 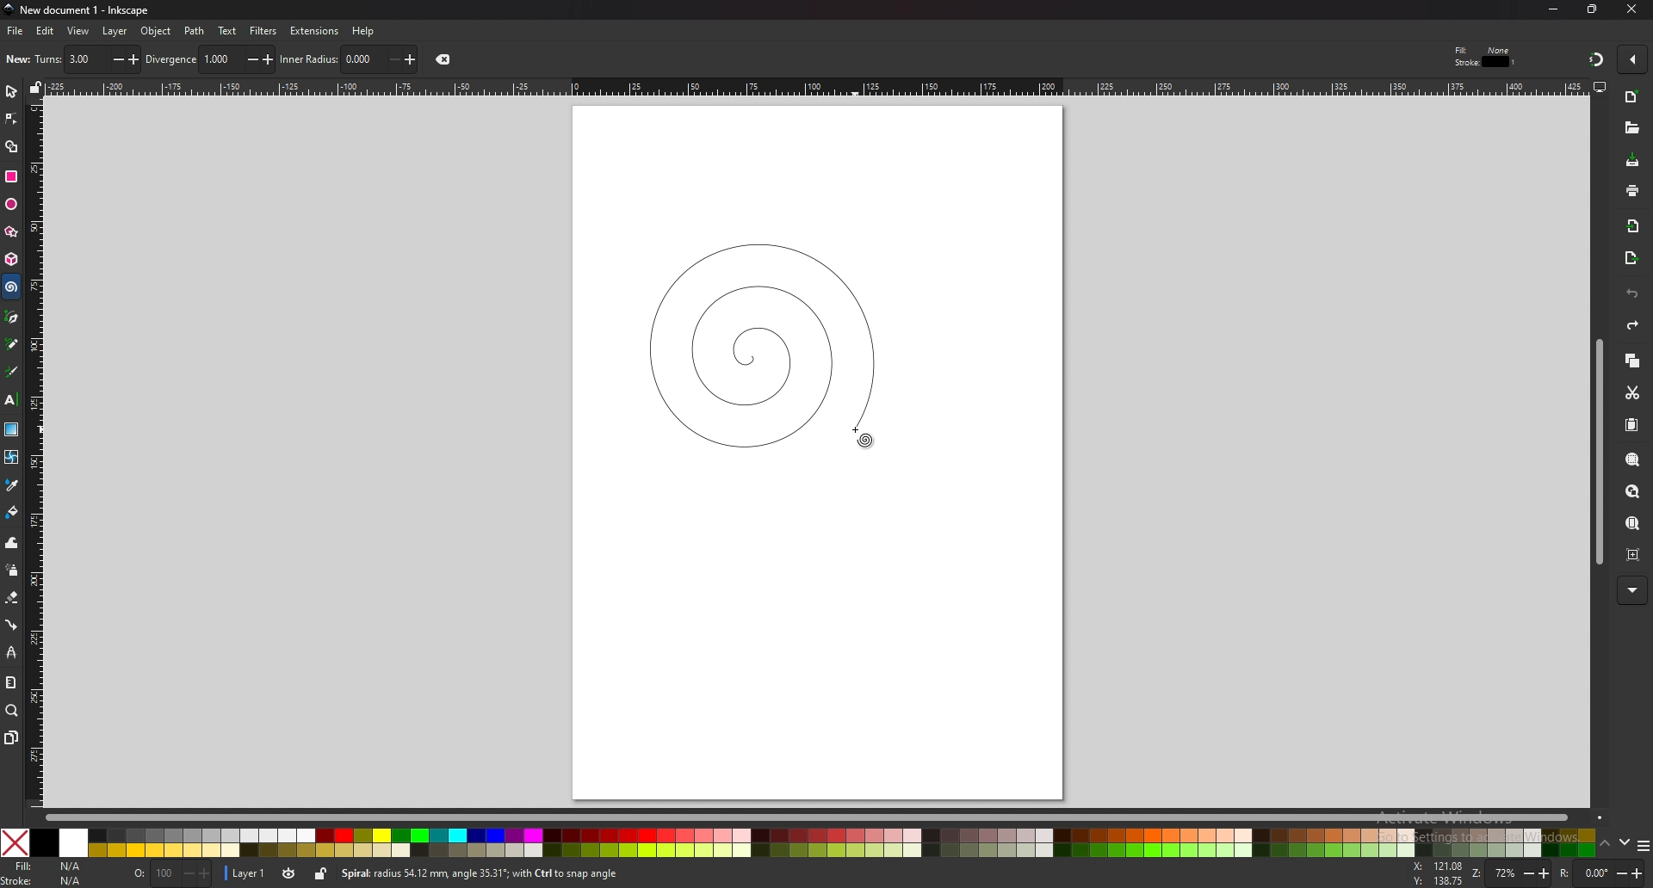 What do you see at coordinates (36, 89) in the screenshot?
I see `lock guides` at bounding box center [36, 89].